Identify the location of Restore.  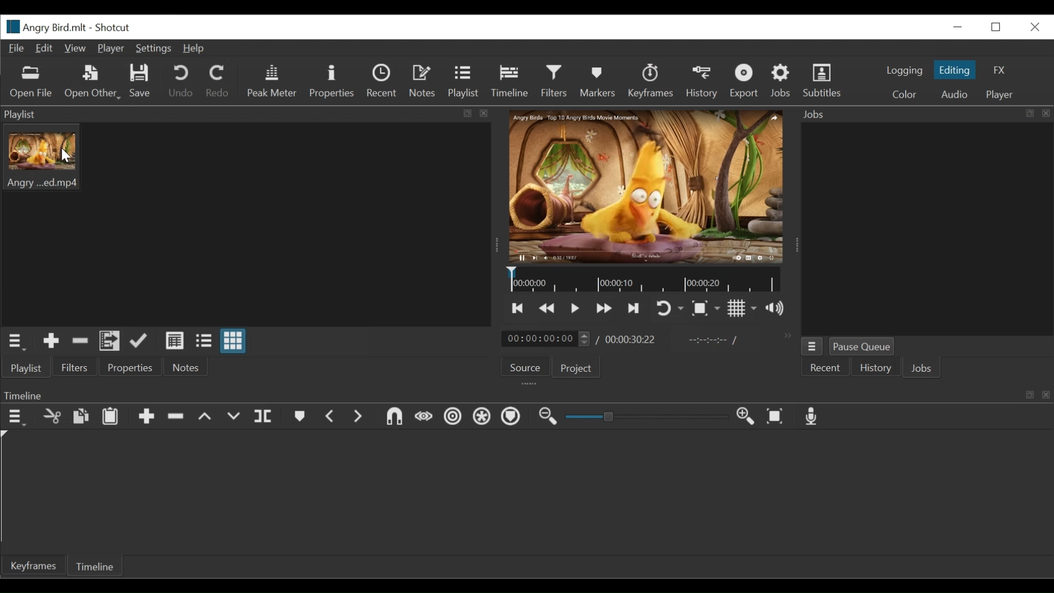
(999, 27).